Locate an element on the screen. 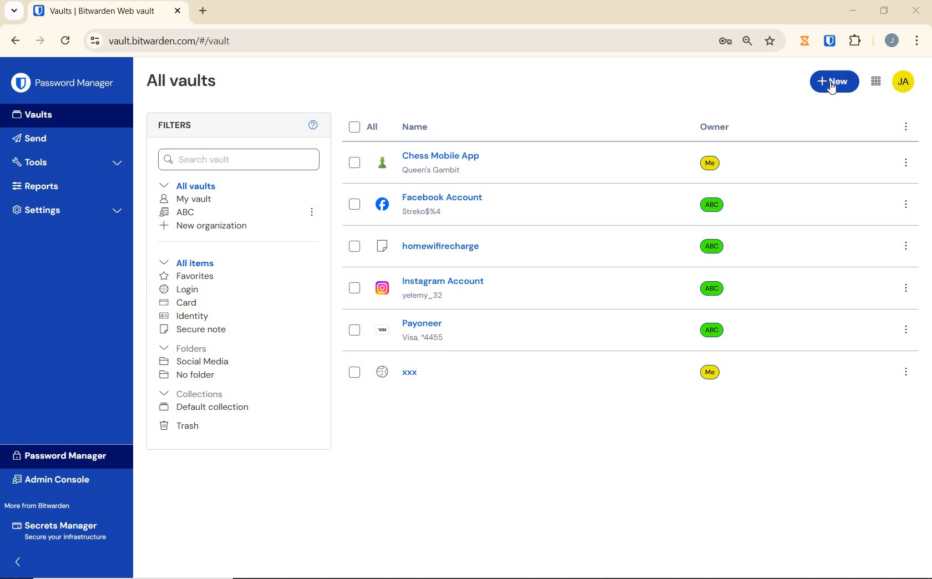 This screenshot has height=579, width=932. All is located at coordinates (366, 128).